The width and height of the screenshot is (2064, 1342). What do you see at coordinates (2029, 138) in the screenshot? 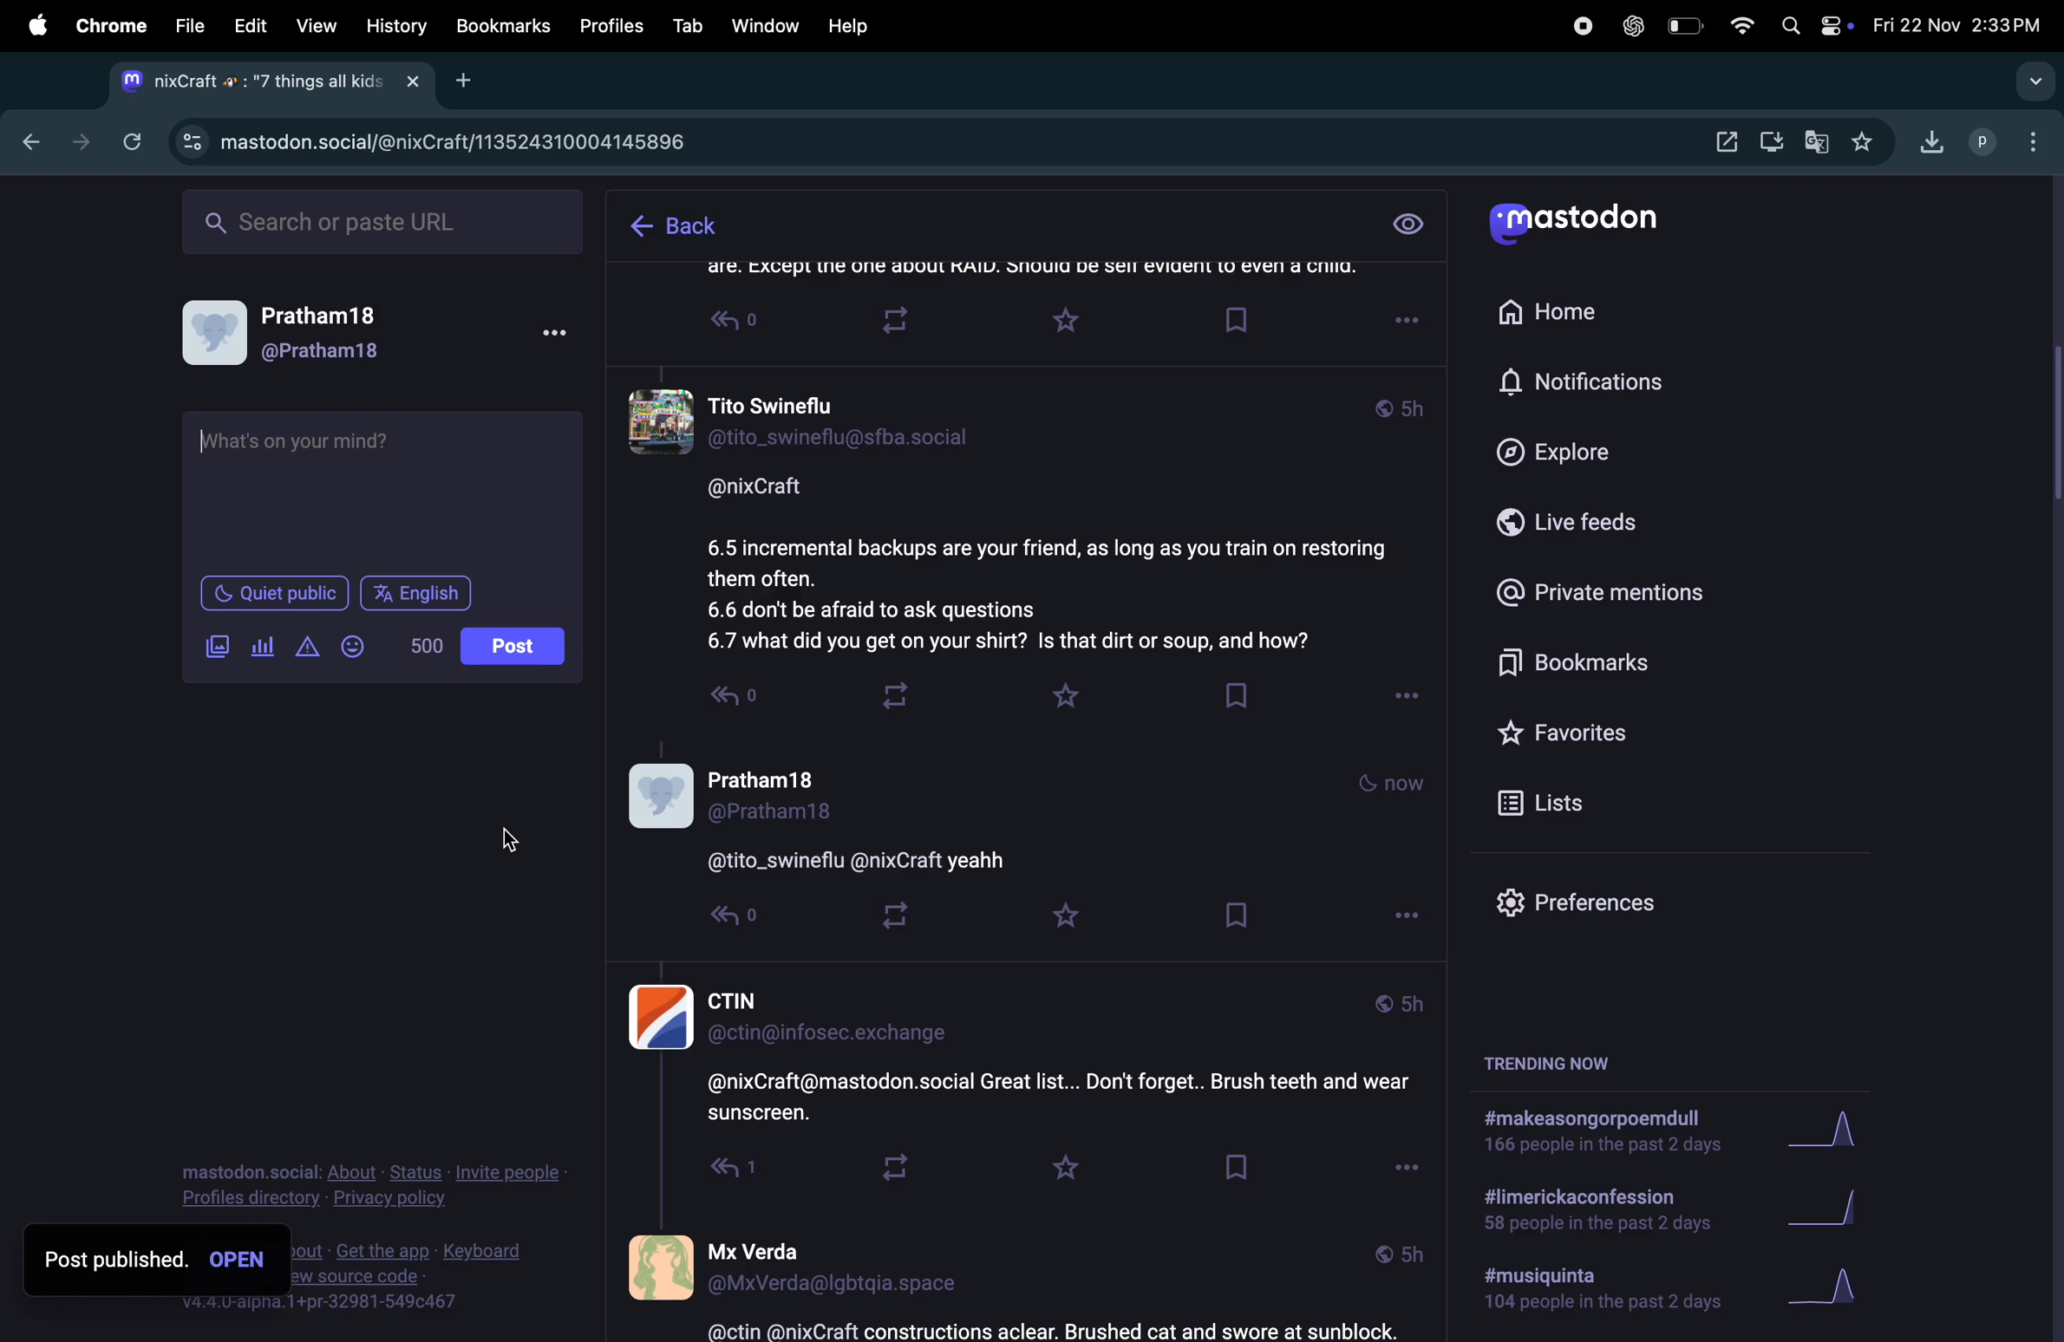
I see `option` at bounding box center [2029, 138].